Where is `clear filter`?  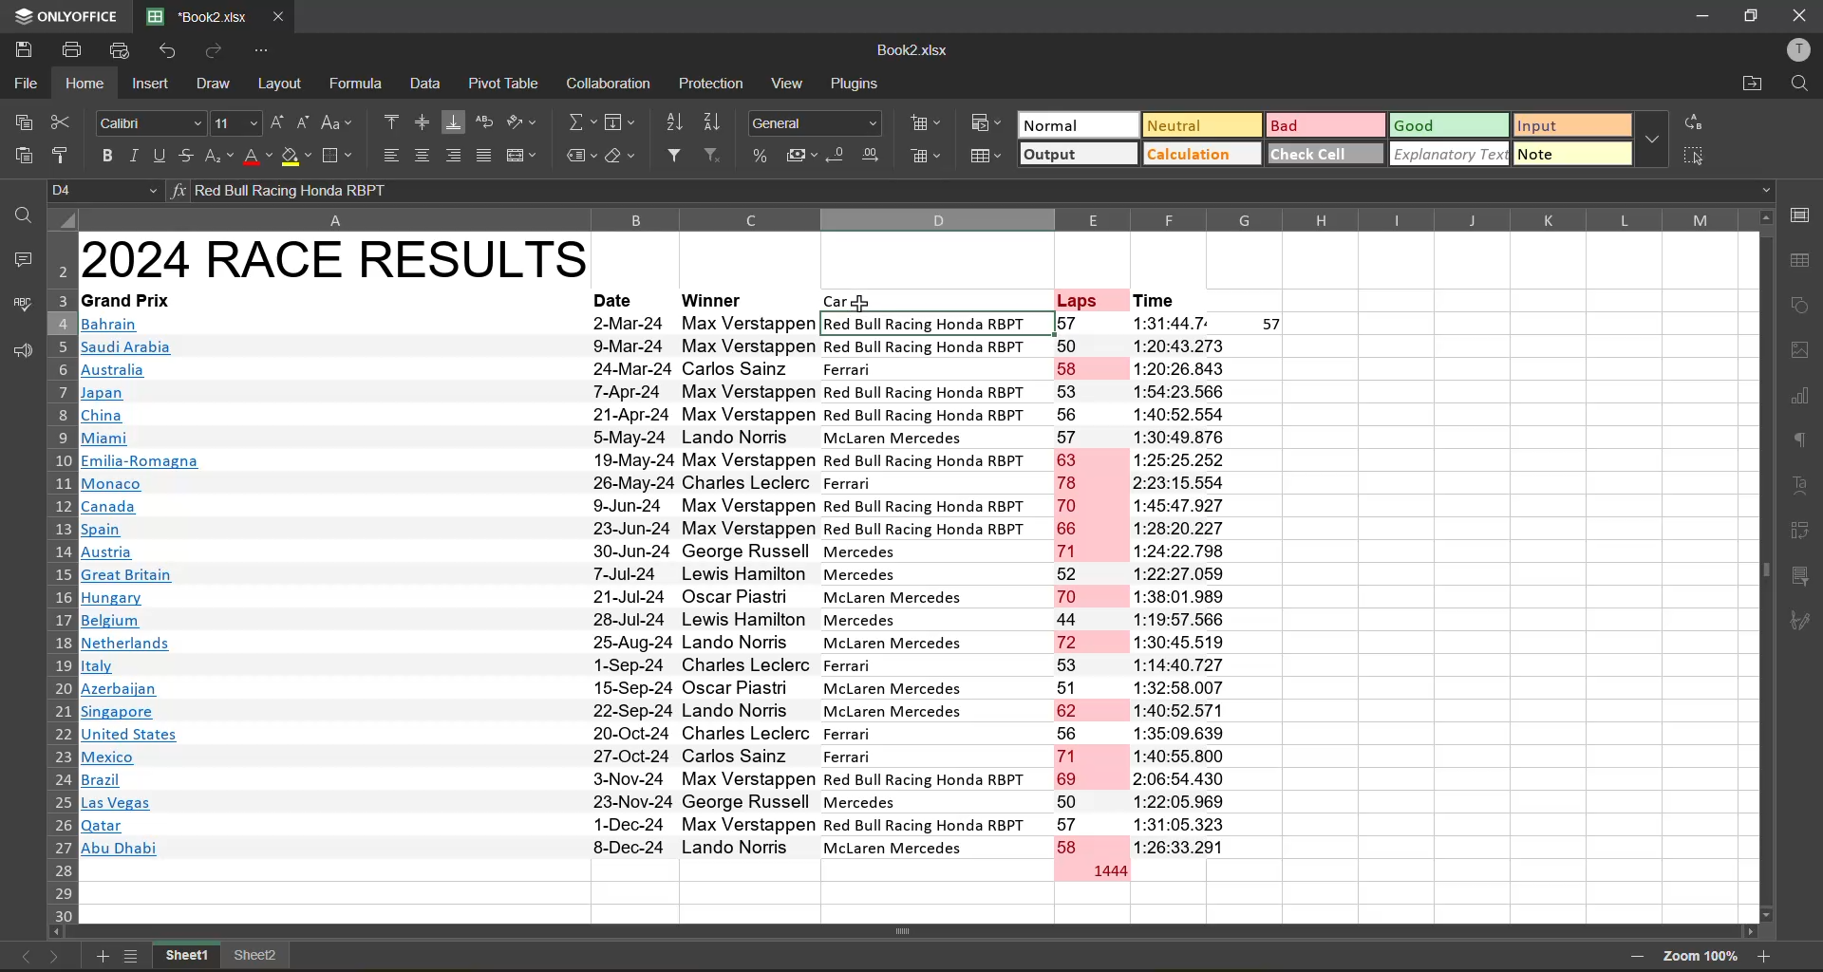 clear filter is located at coordinates (712, 152).